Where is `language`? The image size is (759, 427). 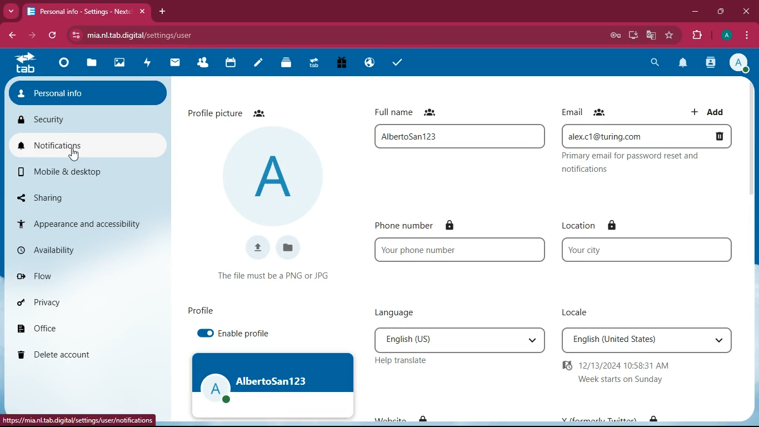 language is located at coordinates (397, 312).